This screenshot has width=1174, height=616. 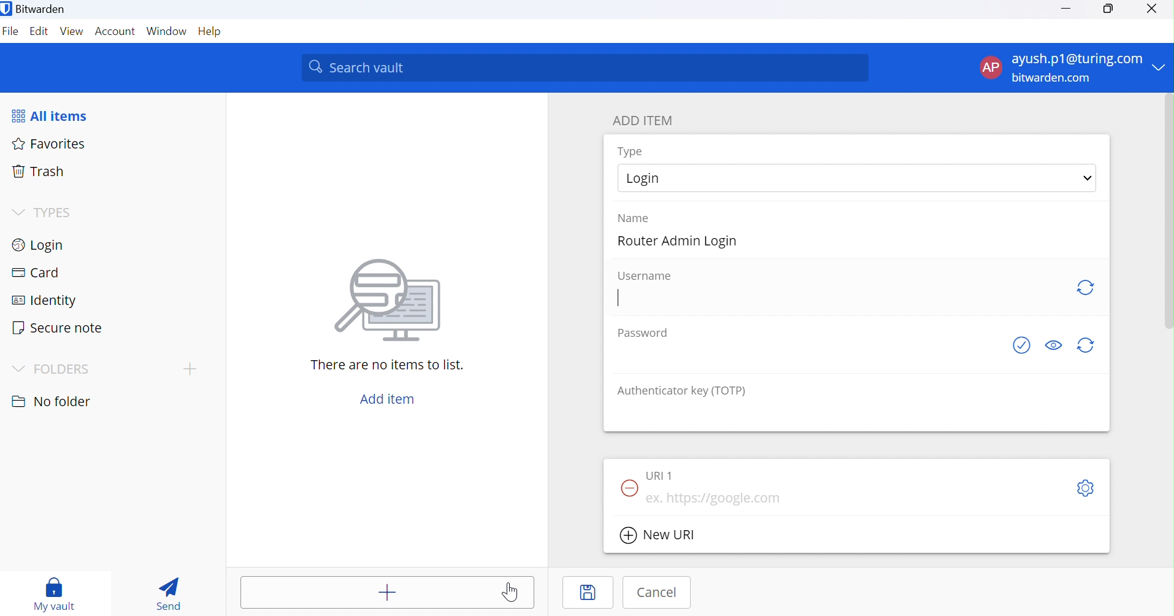 I want to click on New URI, so click(x=661, y=536).